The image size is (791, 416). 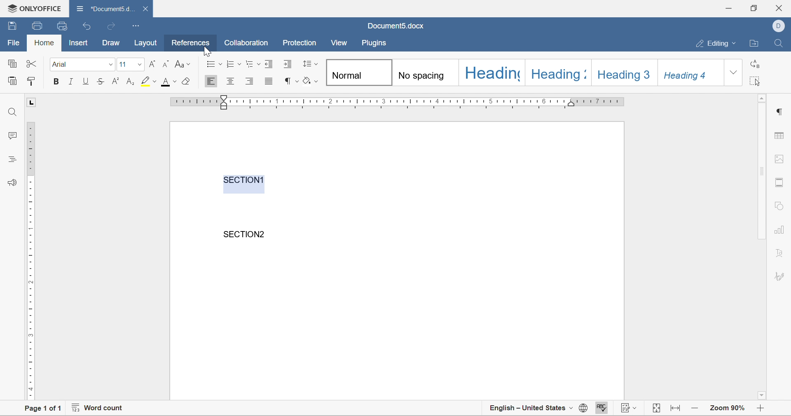 I want to click on document5.docx, so click(x=395, y=26).